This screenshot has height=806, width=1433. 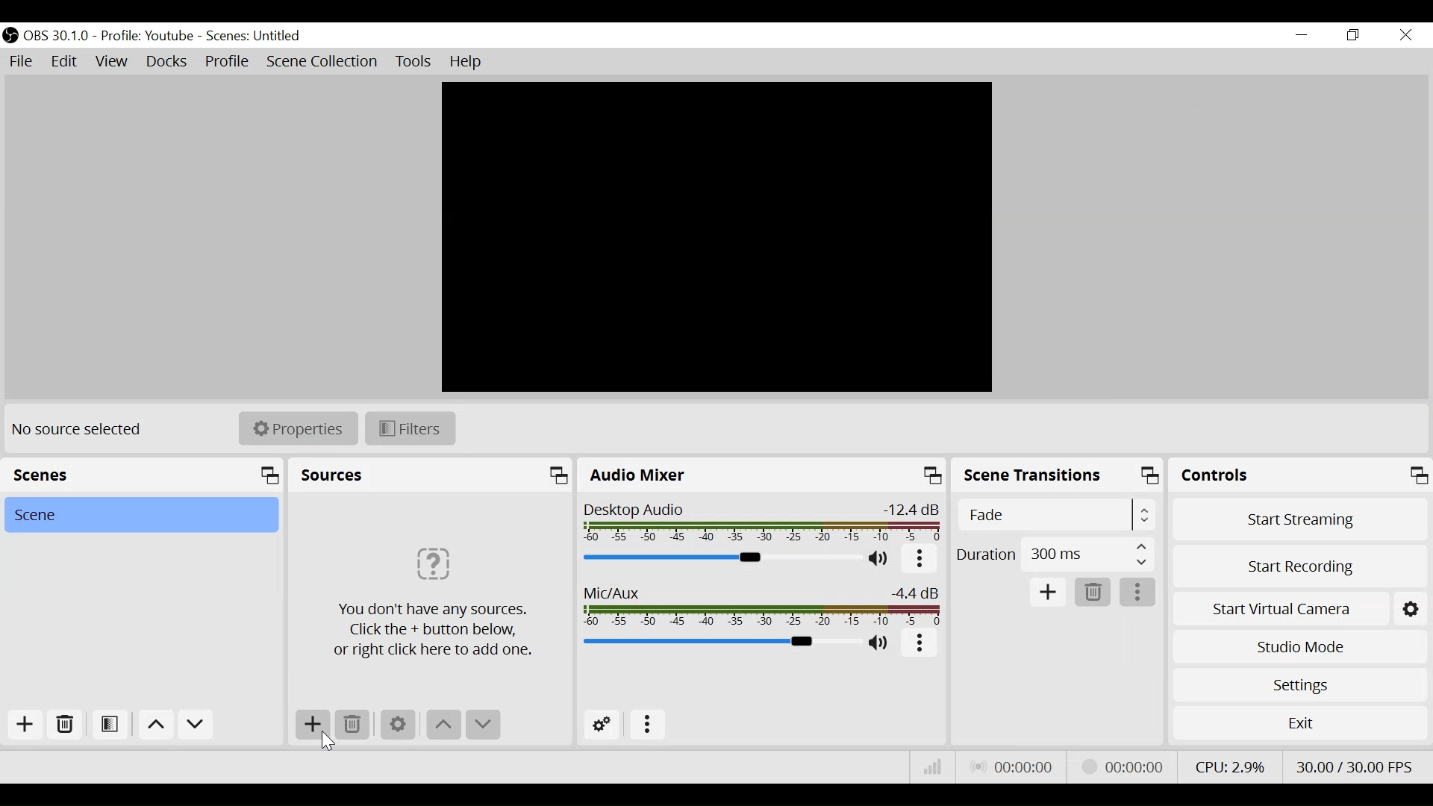 I want to click on Profile, so click(x=146, y=35).